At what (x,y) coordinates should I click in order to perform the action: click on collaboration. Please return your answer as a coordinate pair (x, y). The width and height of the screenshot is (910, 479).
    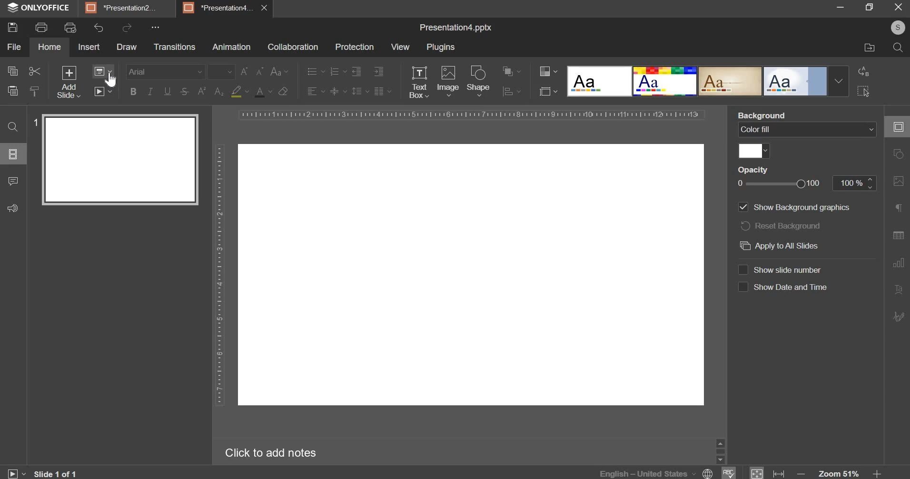
    Looking at the image, I should click on (292, 48).